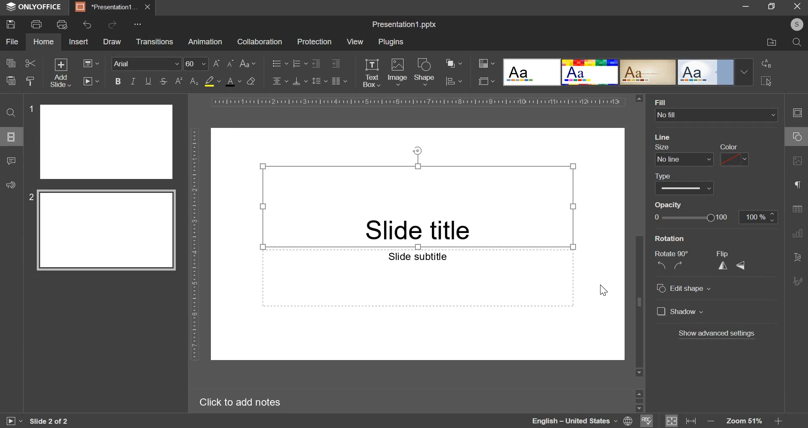 Image resolution: width=808 pixels, height=428 pixels. Describe the element at coordinates (212, 81) in the screenshot. I see `fill color` at that location.